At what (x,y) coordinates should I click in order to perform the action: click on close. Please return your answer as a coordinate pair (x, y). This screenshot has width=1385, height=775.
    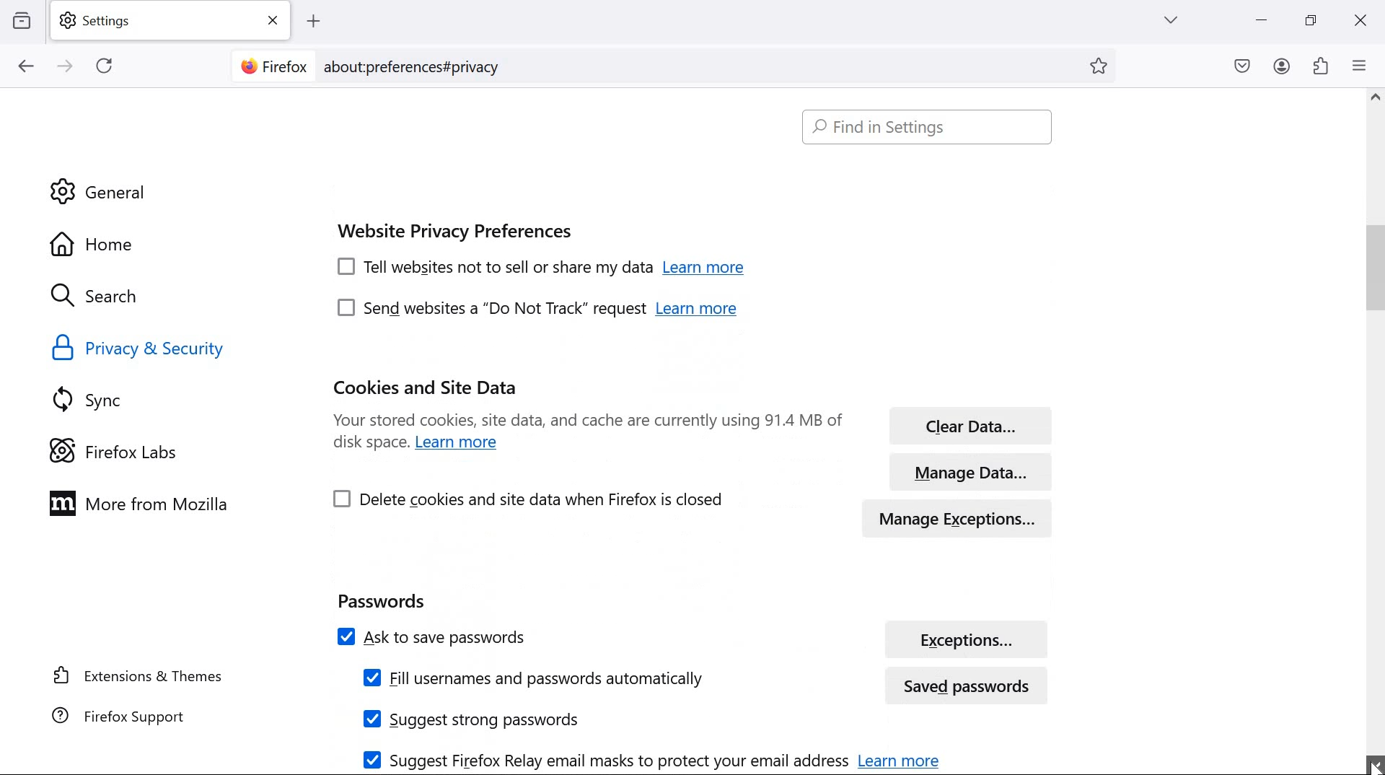
    Looking at the image, I should click on (1359, 22).